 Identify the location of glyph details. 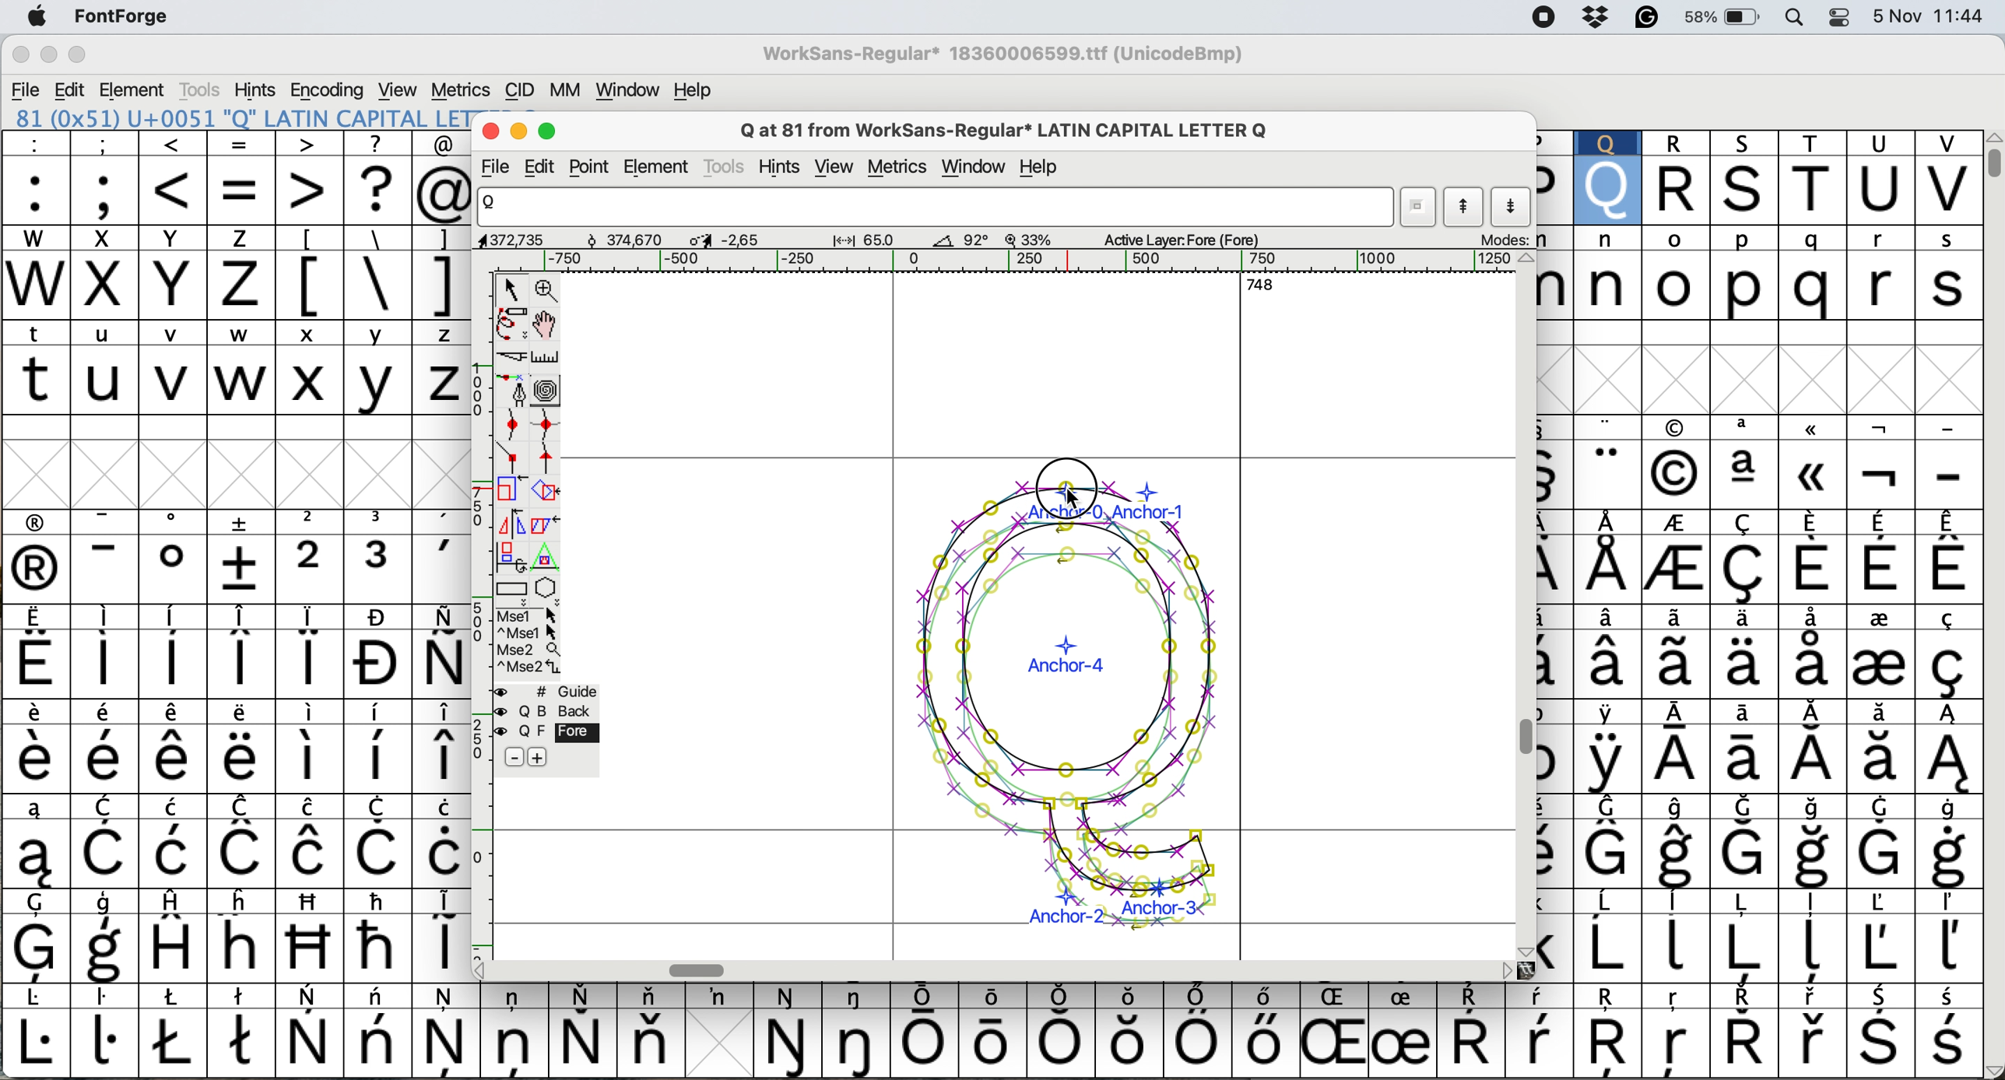
(890, 242).